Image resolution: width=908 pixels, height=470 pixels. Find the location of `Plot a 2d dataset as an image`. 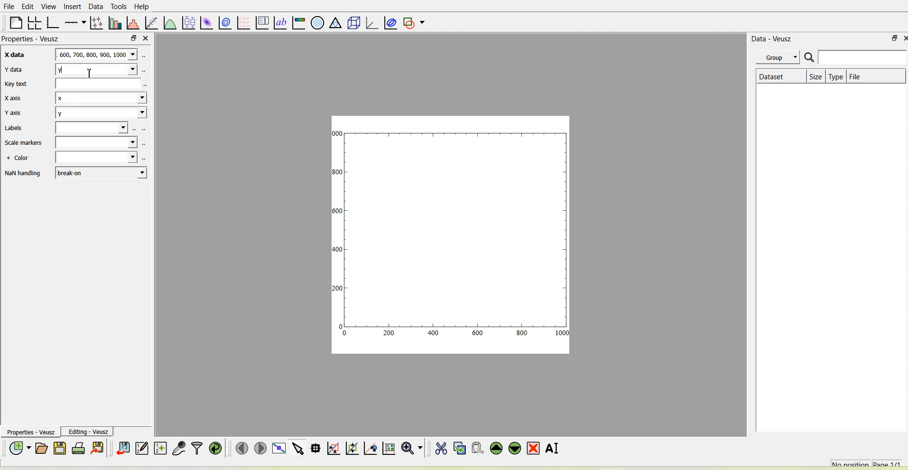

Plot a 2d dataset as an image is located at coordinates (206, 22).